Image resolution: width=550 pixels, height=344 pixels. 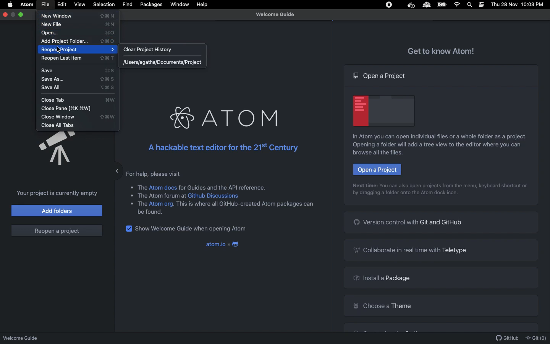 I want to click on Open, so click(x=79, y=33).